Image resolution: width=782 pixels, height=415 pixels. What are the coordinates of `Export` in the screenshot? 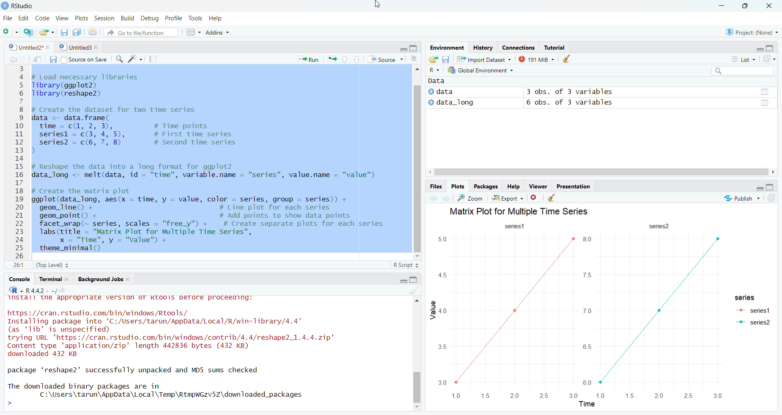 It's located at (507, 198).